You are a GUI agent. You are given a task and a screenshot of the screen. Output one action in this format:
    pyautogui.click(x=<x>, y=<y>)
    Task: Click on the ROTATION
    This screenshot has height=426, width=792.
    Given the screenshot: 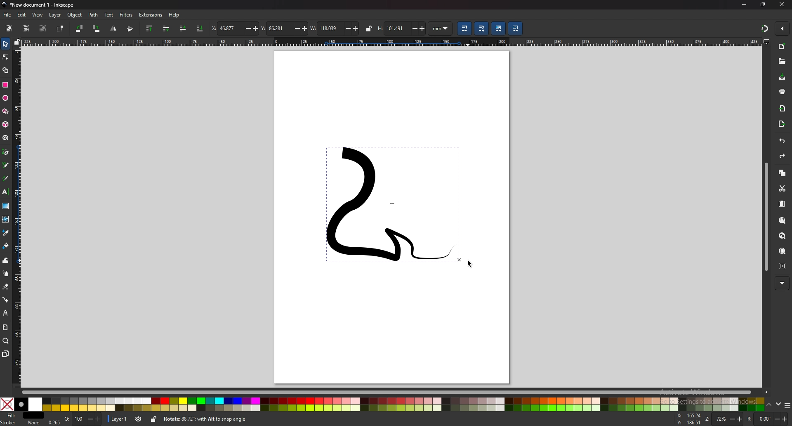 What is the action you would take?
    pyautogui.click(x=769, y=419)
    